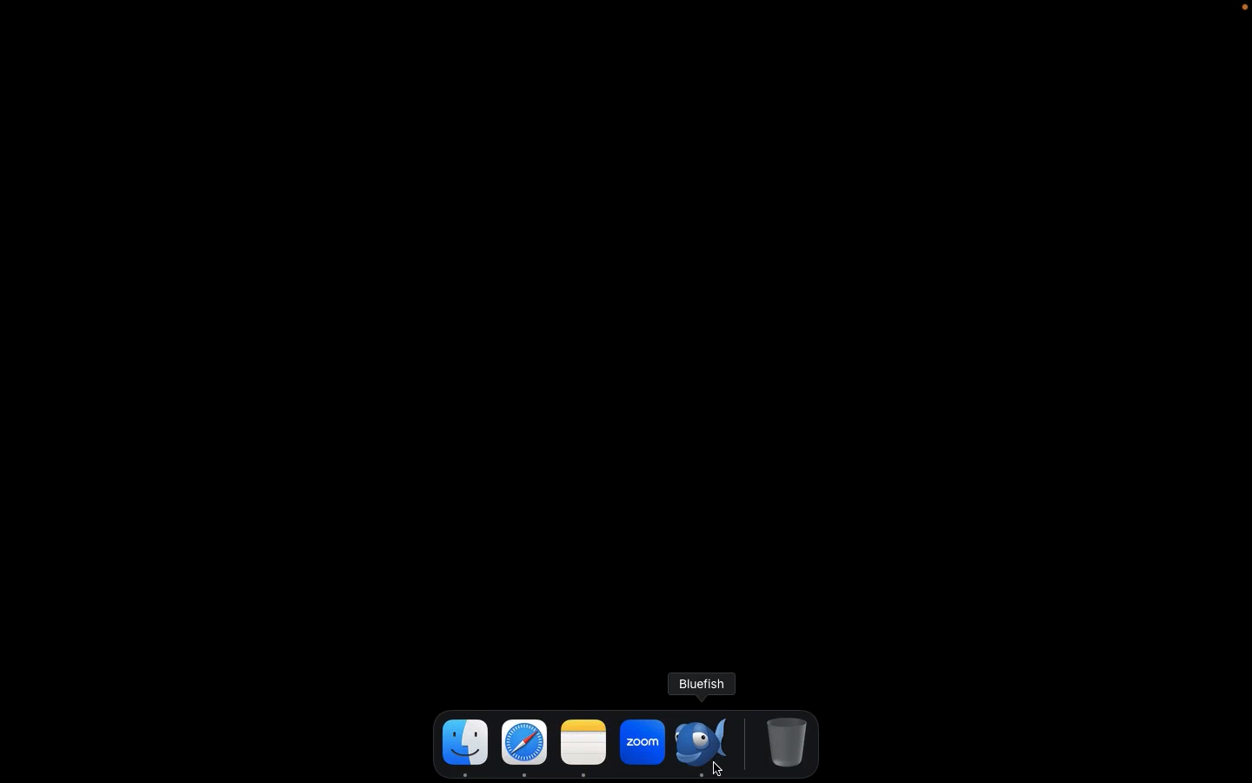 The width and height of the screenshot is (1252, 783). Describe the element at coordinates (701, 683) in the screenshot. I see `bluefish` at that location.